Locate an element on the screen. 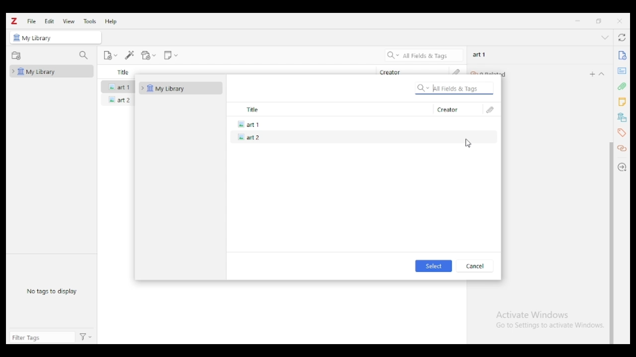 The image size is (636, 357). filter collection is located at coordinates (84, 56).